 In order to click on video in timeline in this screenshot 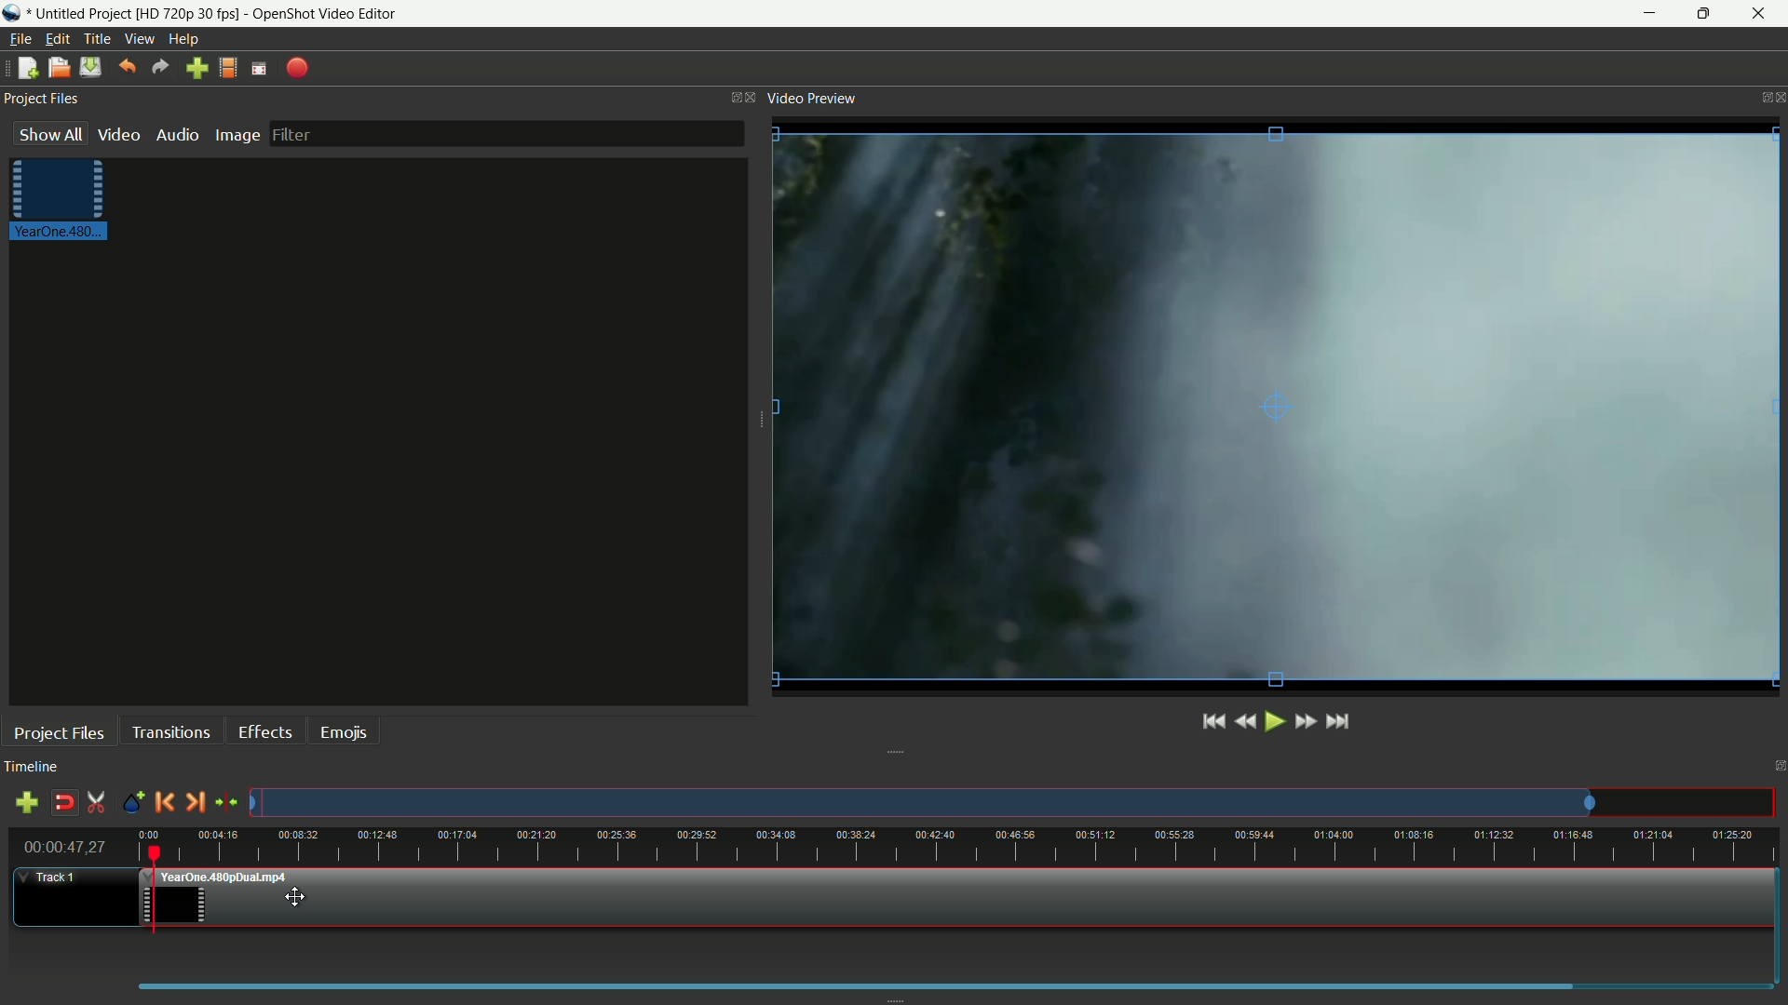, I will do `click(956, 899)`.